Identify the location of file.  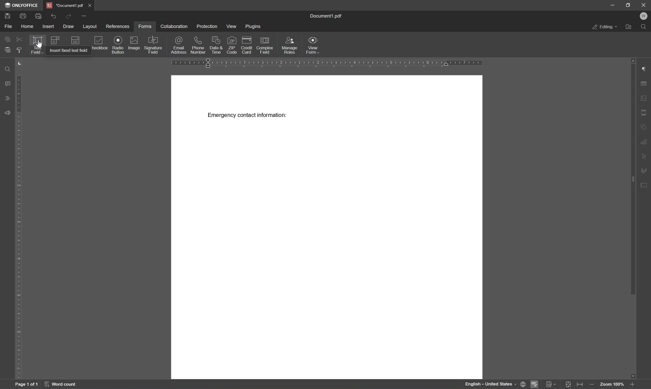
(8, 26).